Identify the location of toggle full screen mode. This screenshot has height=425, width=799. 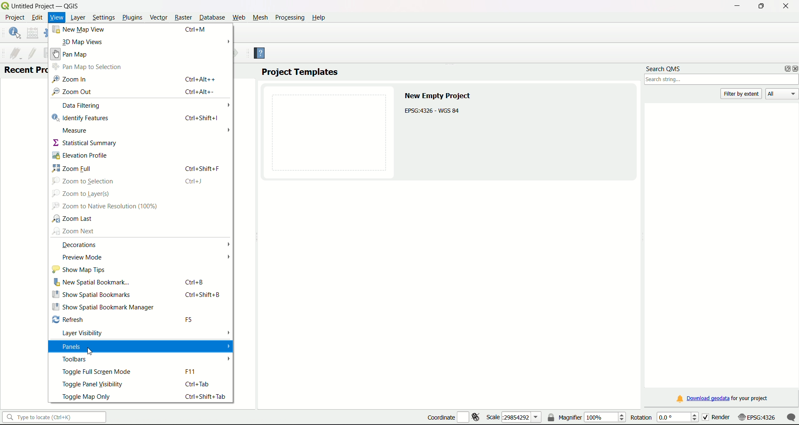
(97, 372).